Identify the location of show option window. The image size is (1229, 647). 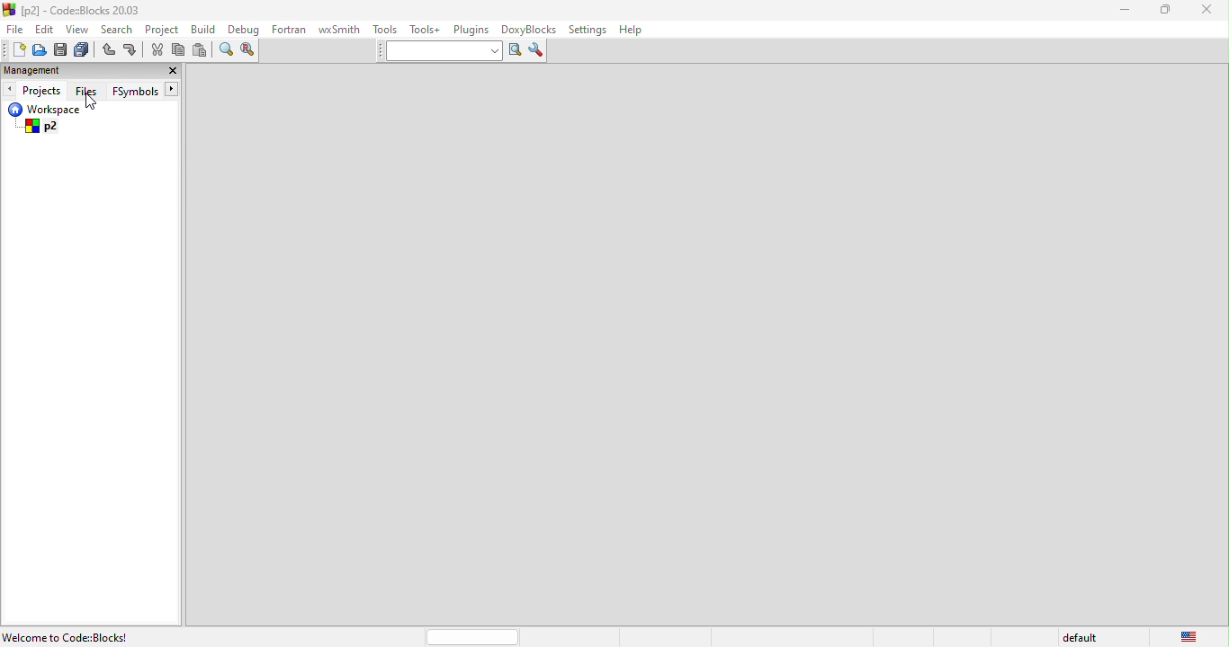
(537, 49).